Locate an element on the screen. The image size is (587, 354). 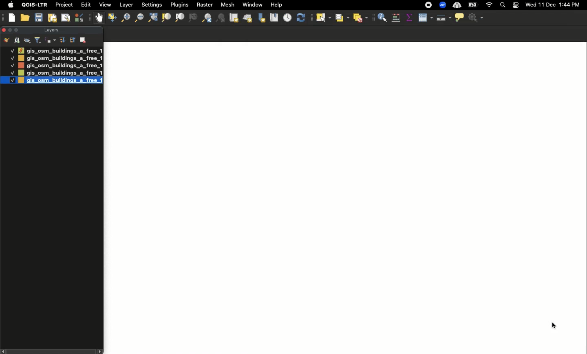
New map view is located at coordinates (233, 18).